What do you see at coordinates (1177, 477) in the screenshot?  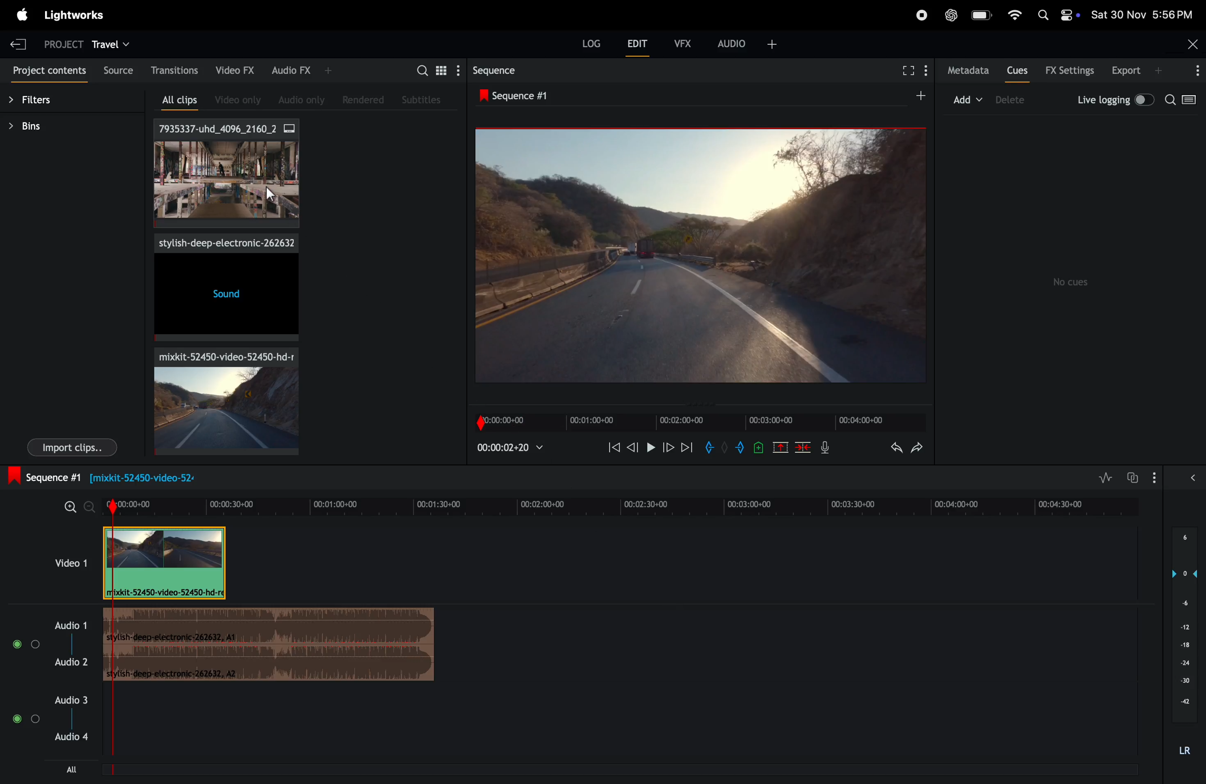 I see `options` at bounding box center [1177, 477].